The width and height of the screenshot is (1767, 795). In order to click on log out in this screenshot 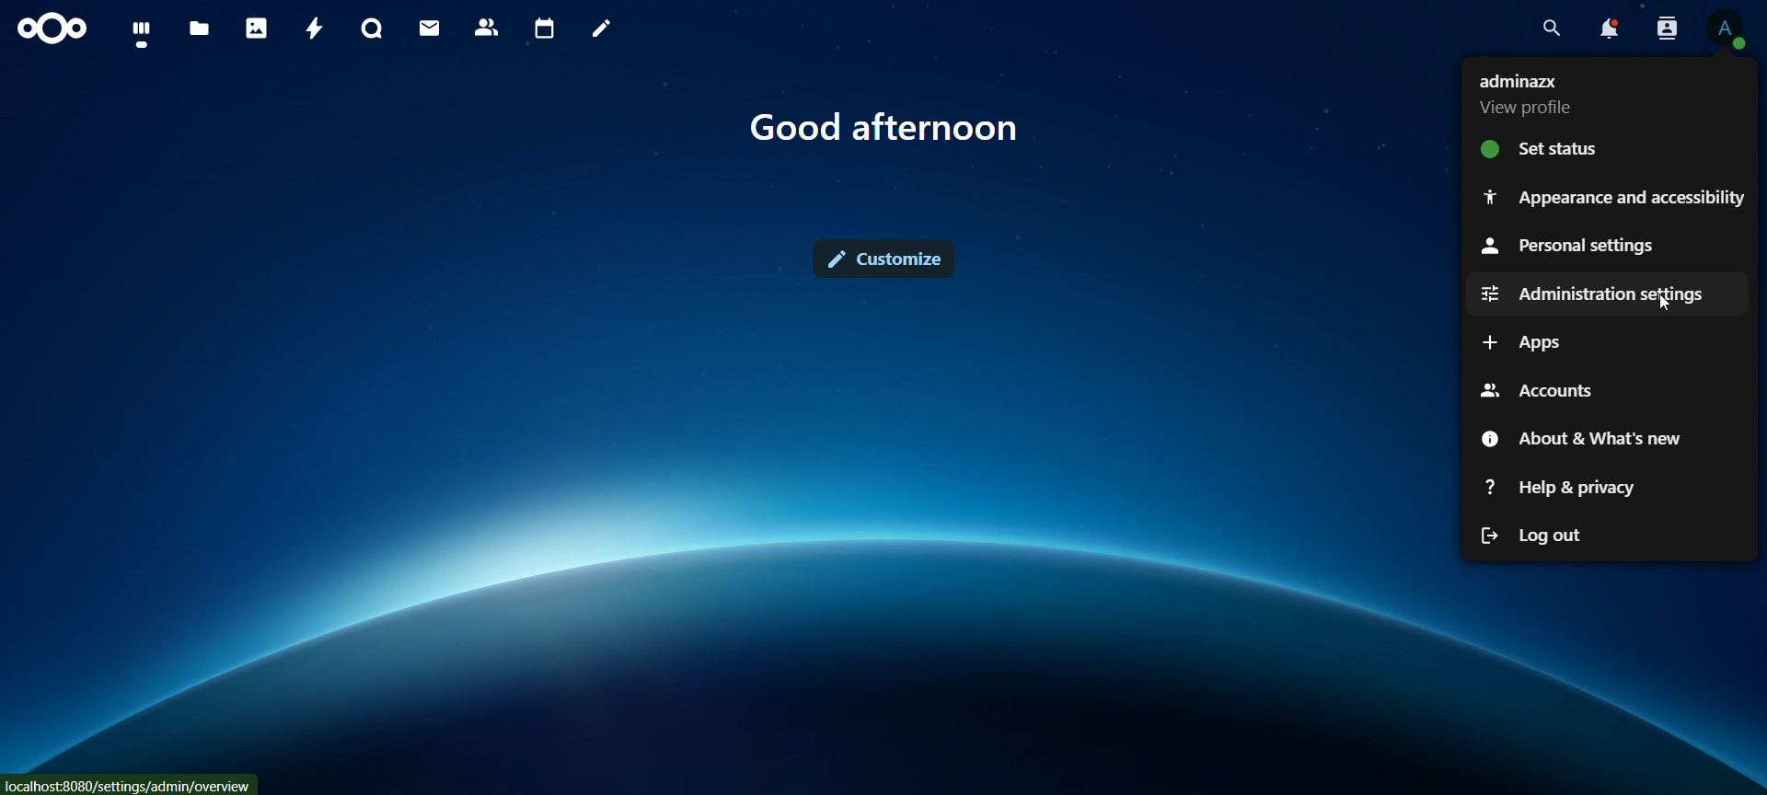, I will do `click(1529, 535)`.